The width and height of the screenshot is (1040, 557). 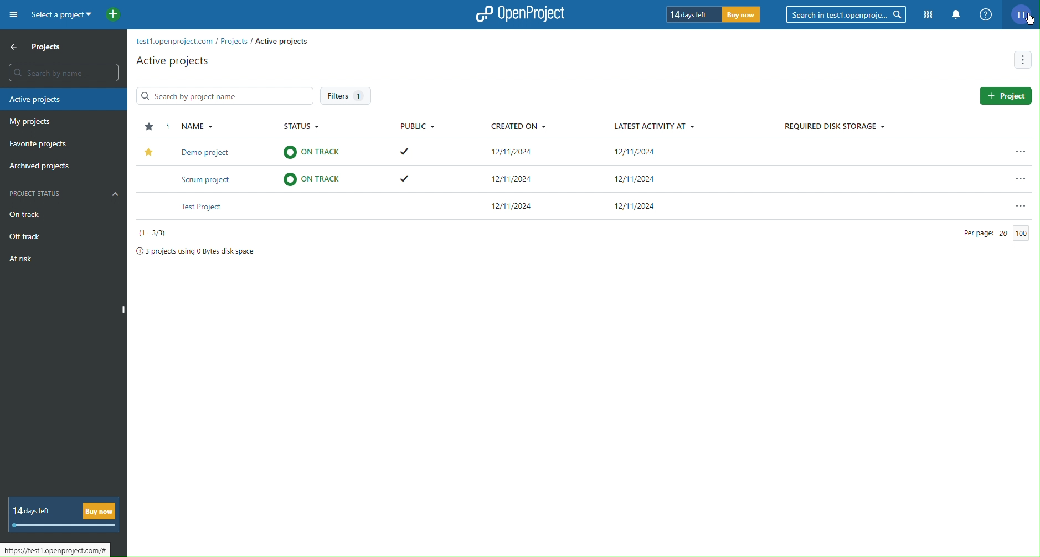 What do you see at coordinates (205, 207) in the screenshot?
I see `Text Project` at bounding box center [205, 207].